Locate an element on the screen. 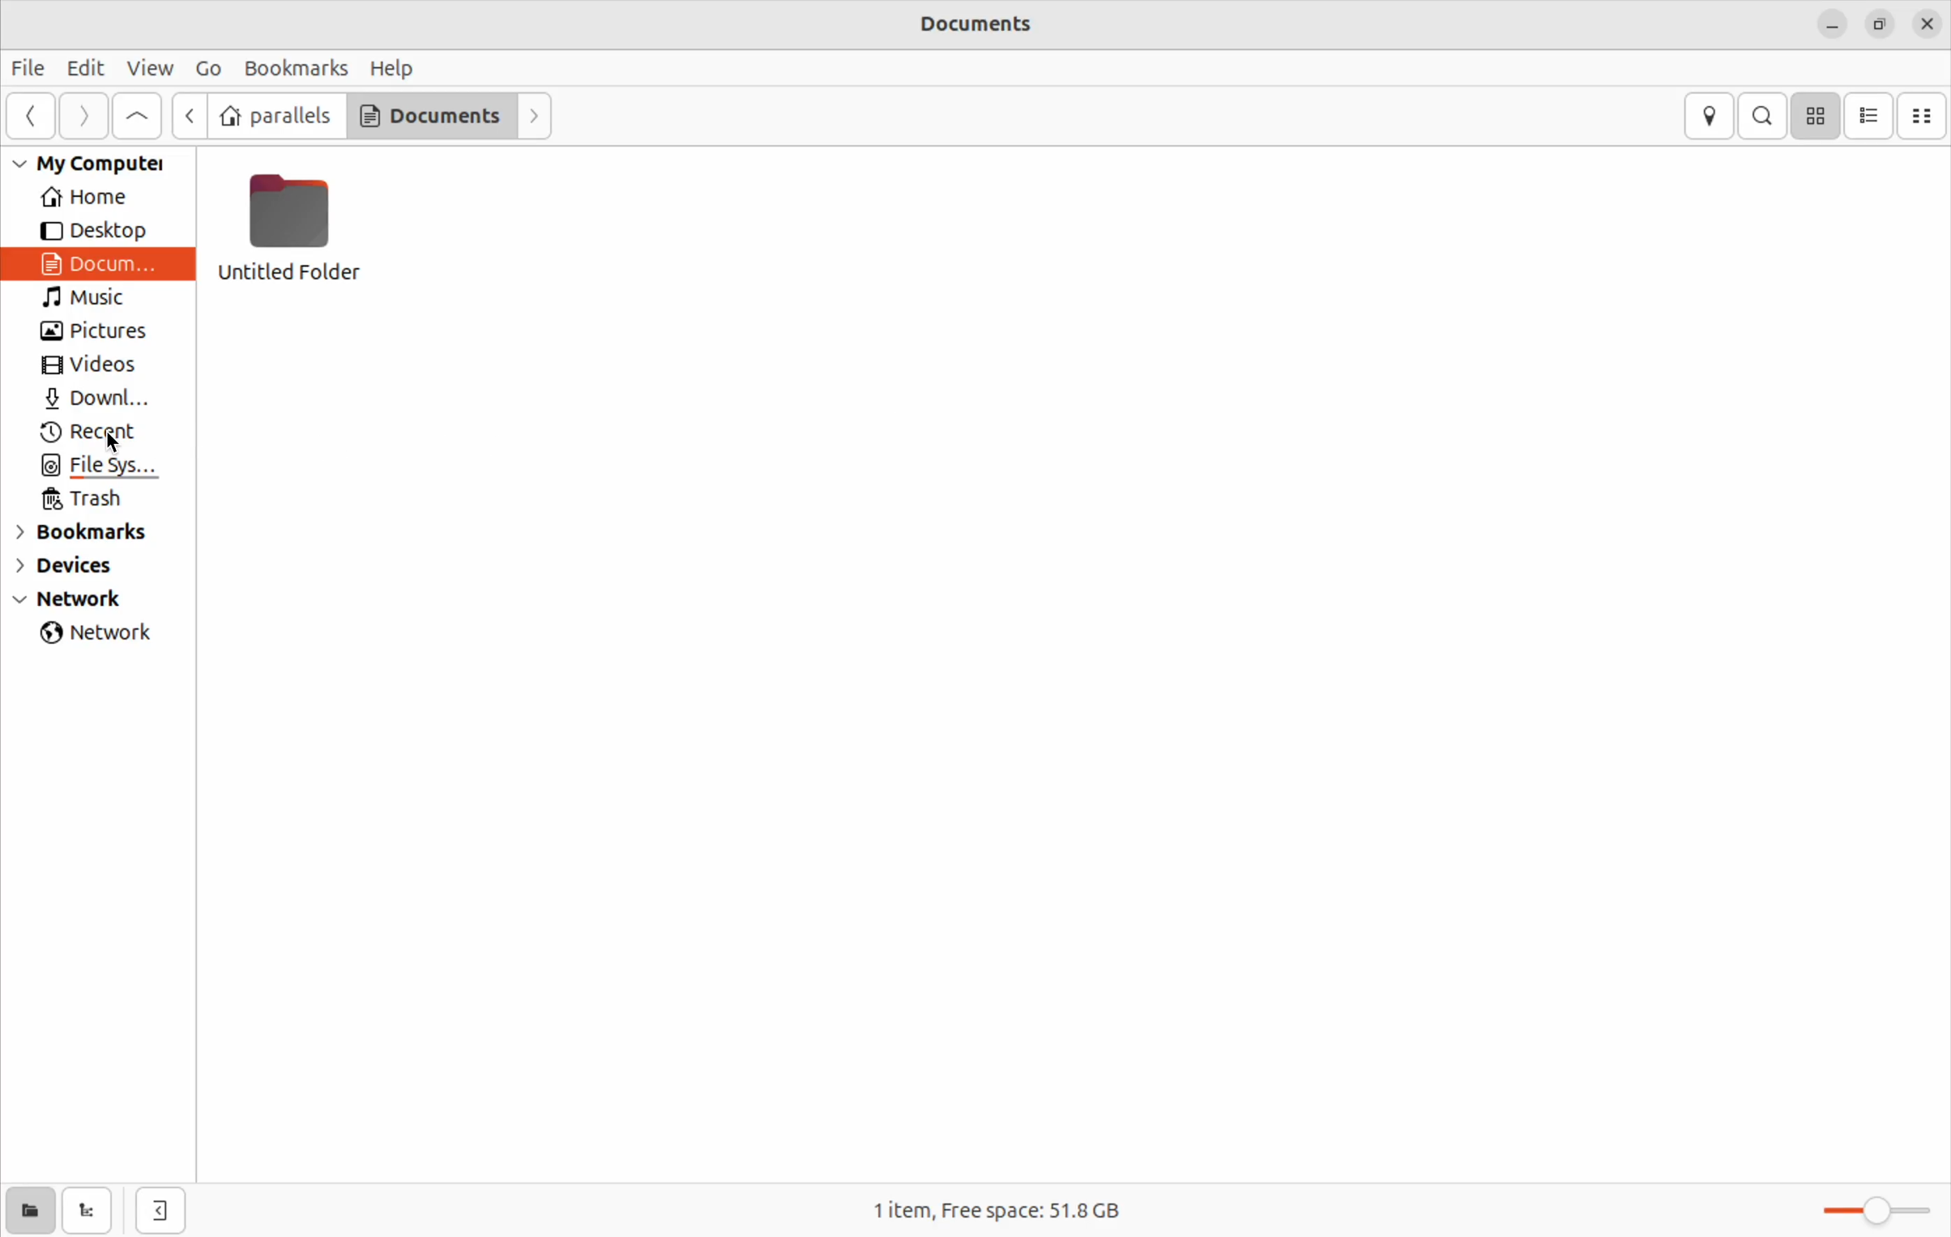 The width and height of the screenshot is (1951, 1237). help is located at coordinates (394, 68).